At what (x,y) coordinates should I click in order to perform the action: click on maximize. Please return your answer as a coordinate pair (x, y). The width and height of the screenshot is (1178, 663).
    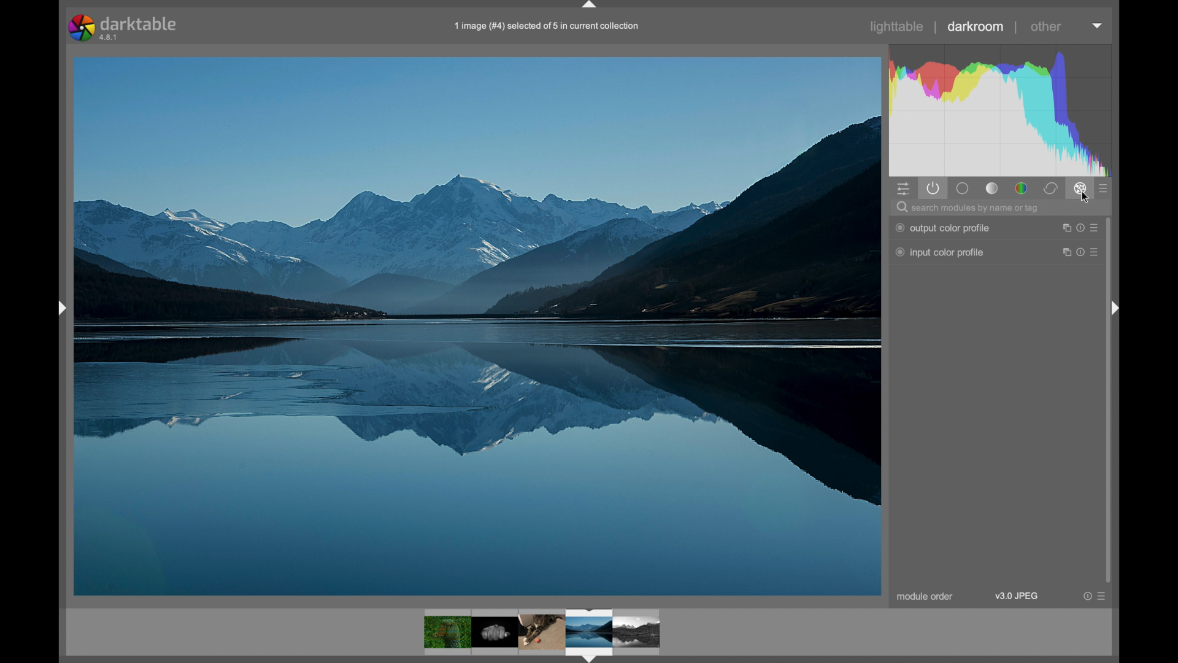
    Looking at the image, I should click on (1064, 228).